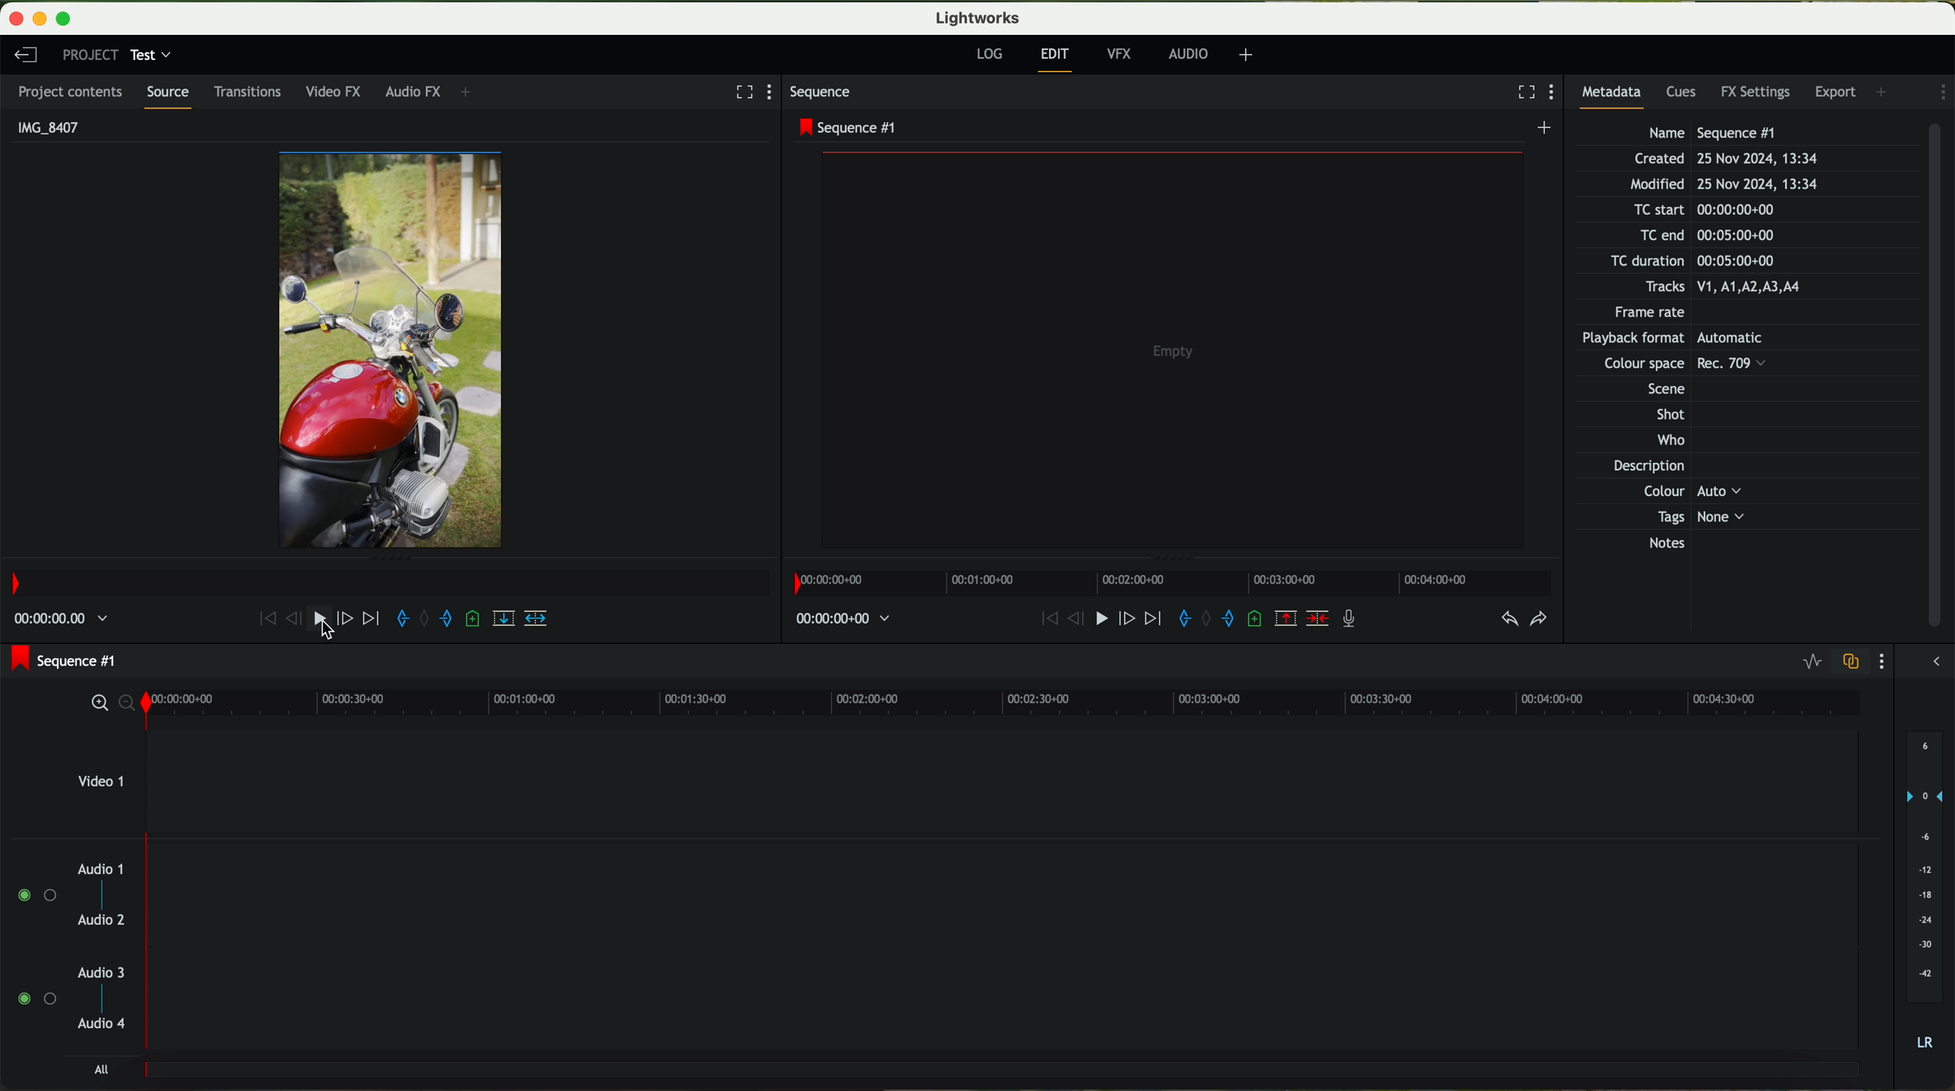 Image resolution: width=1955 pixels, height=1091 pixels. Describe the element at coordinates (1056, 59) in the screenshot. I see `edit` at that location.